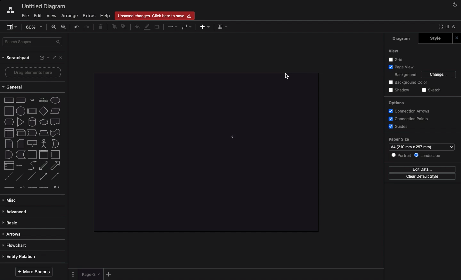 This screenshot has width=461, height=280. I want to click on Zoom, so click(34, 27).